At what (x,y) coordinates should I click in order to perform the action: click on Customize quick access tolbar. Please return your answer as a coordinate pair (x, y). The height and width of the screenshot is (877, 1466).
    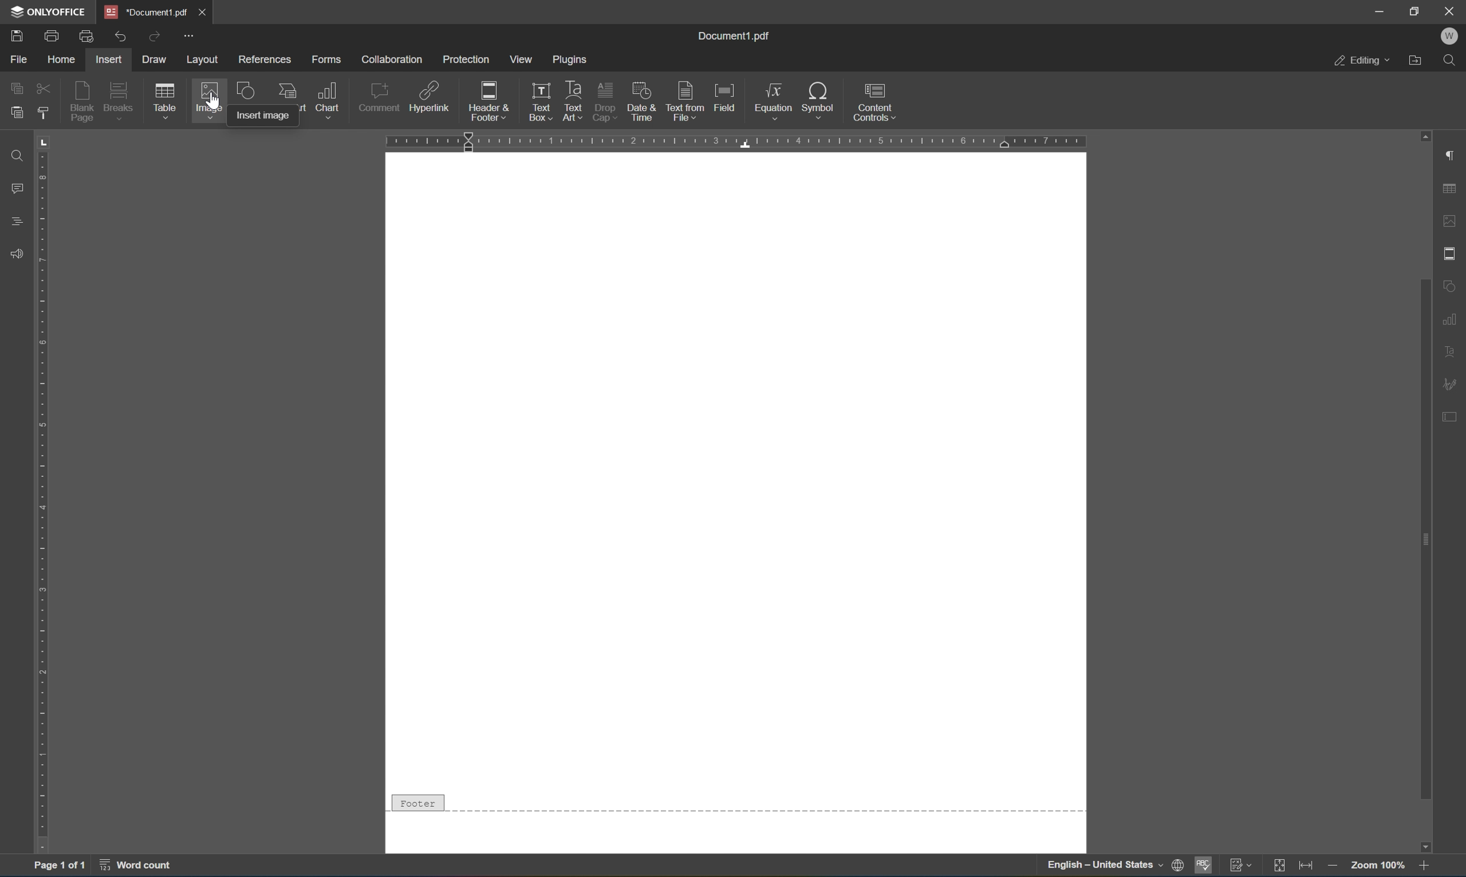
    Looking at the image, I should click on (190, 37).